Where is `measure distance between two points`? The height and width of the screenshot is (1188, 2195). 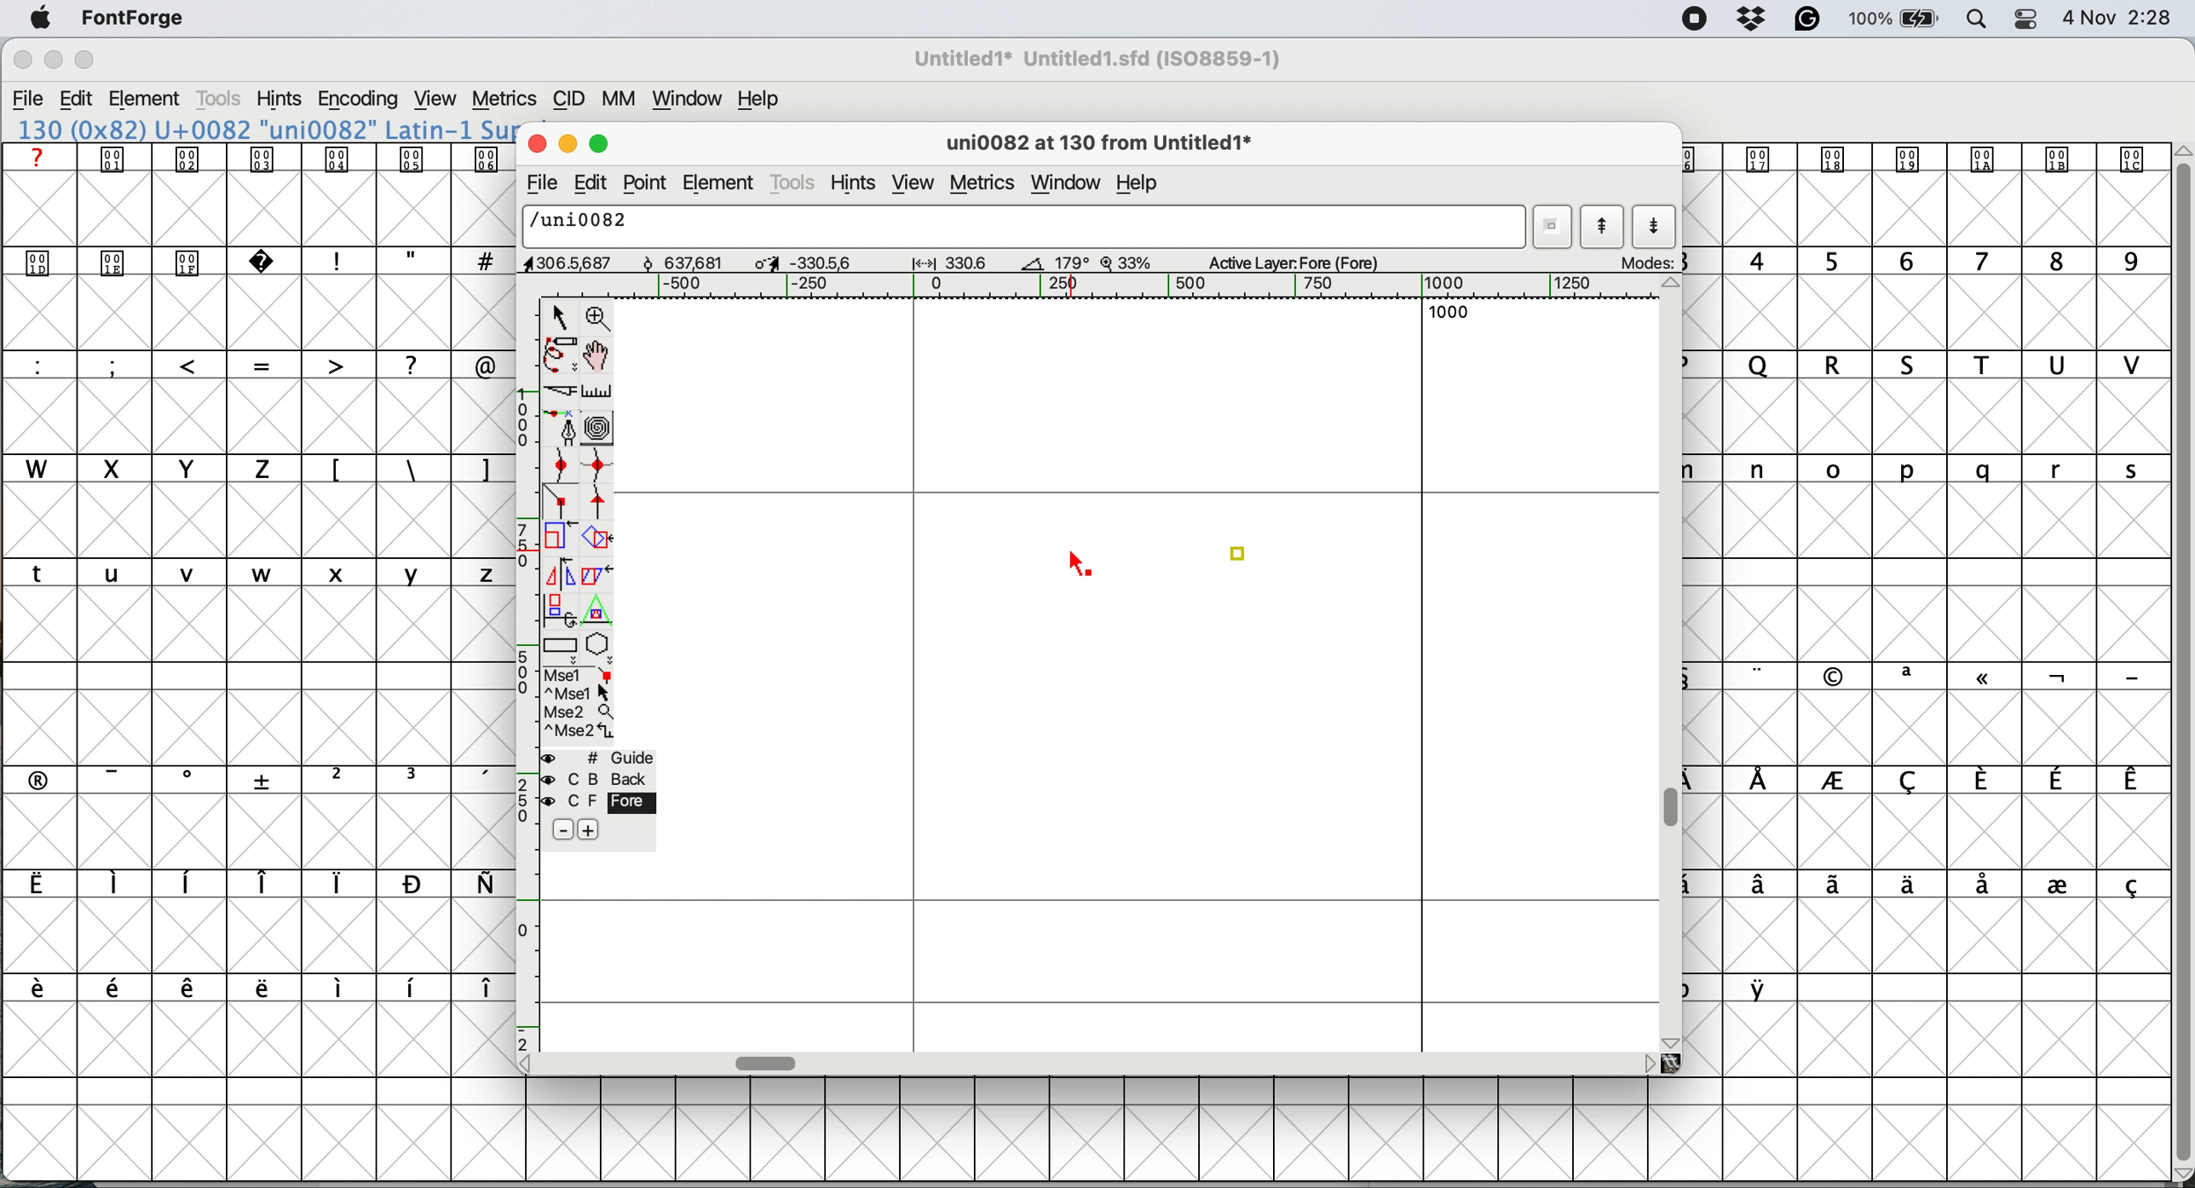
measure distance between two points is located at coordinates (598, 395).